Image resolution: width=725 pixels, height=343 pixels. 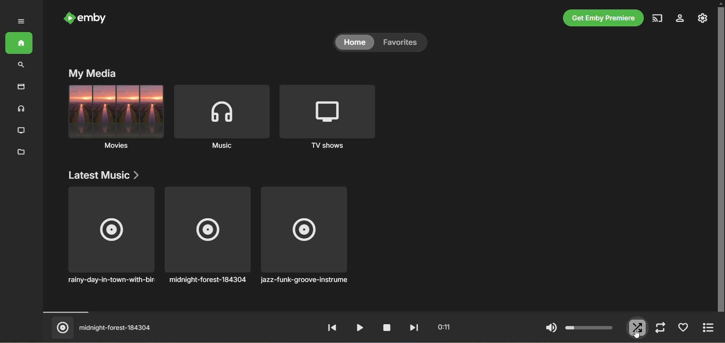 What do you see at coordinates (403, 44) in the screenshot?
I see `favorites` at bounding box center [403, 44].